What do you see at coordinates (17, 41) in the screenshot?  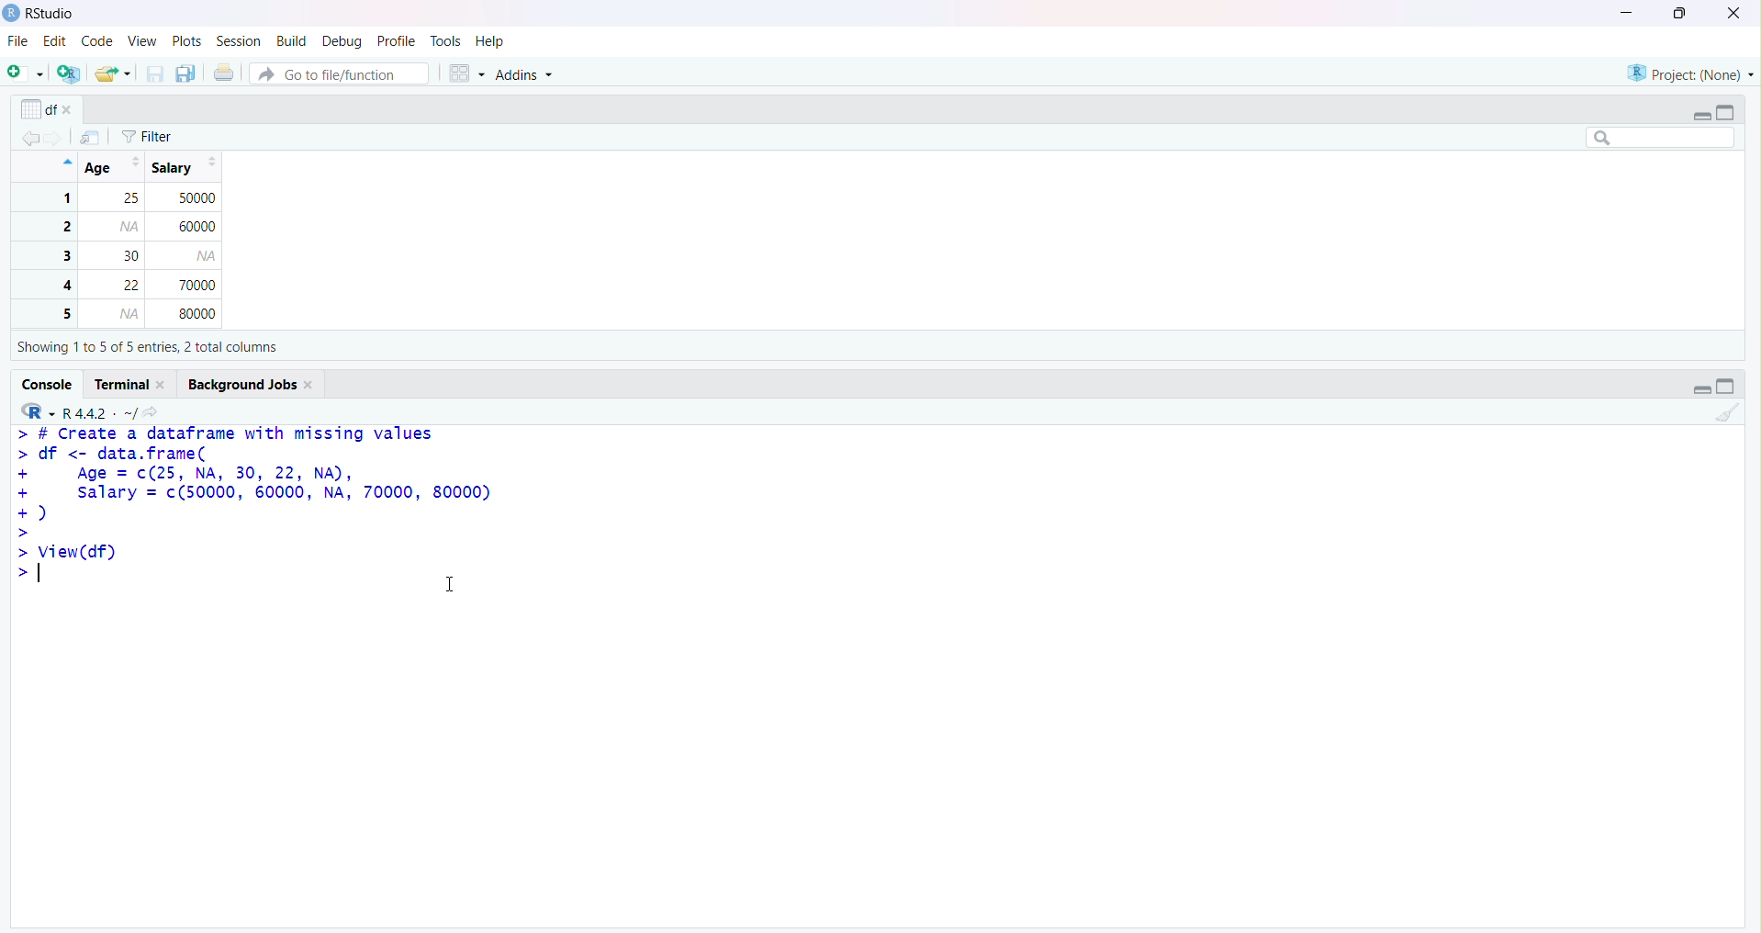 I see `File` at bounding box center [17, 41].